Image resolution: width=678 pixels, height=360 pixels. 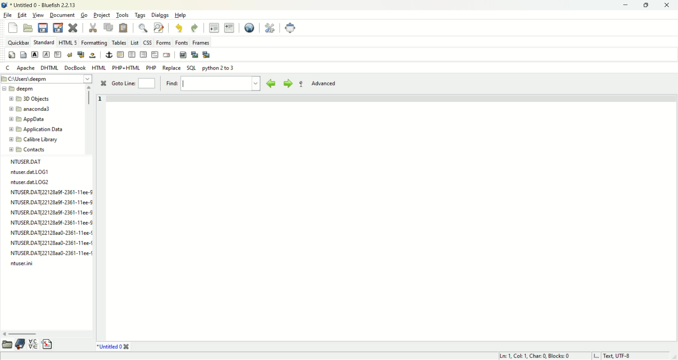 I want to click on line number, so click(x=100, y=106).